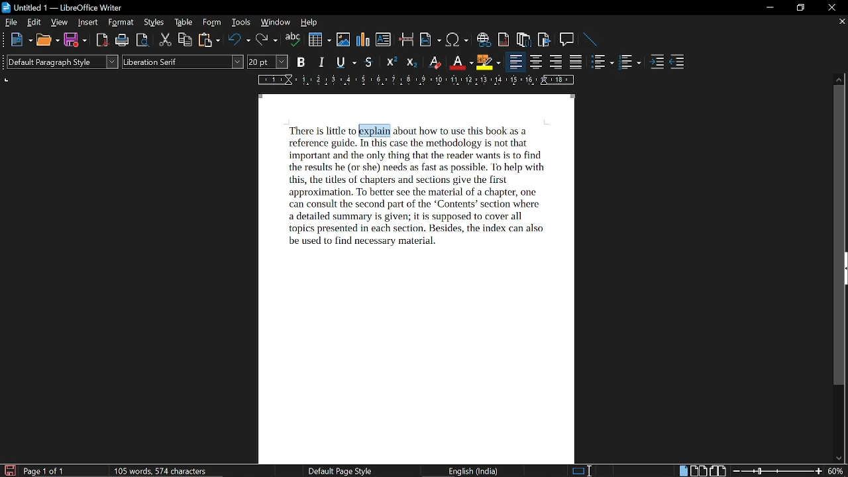  Describe the element at coordinates (345, 62) in the screenshot. I see `underline` at that location.